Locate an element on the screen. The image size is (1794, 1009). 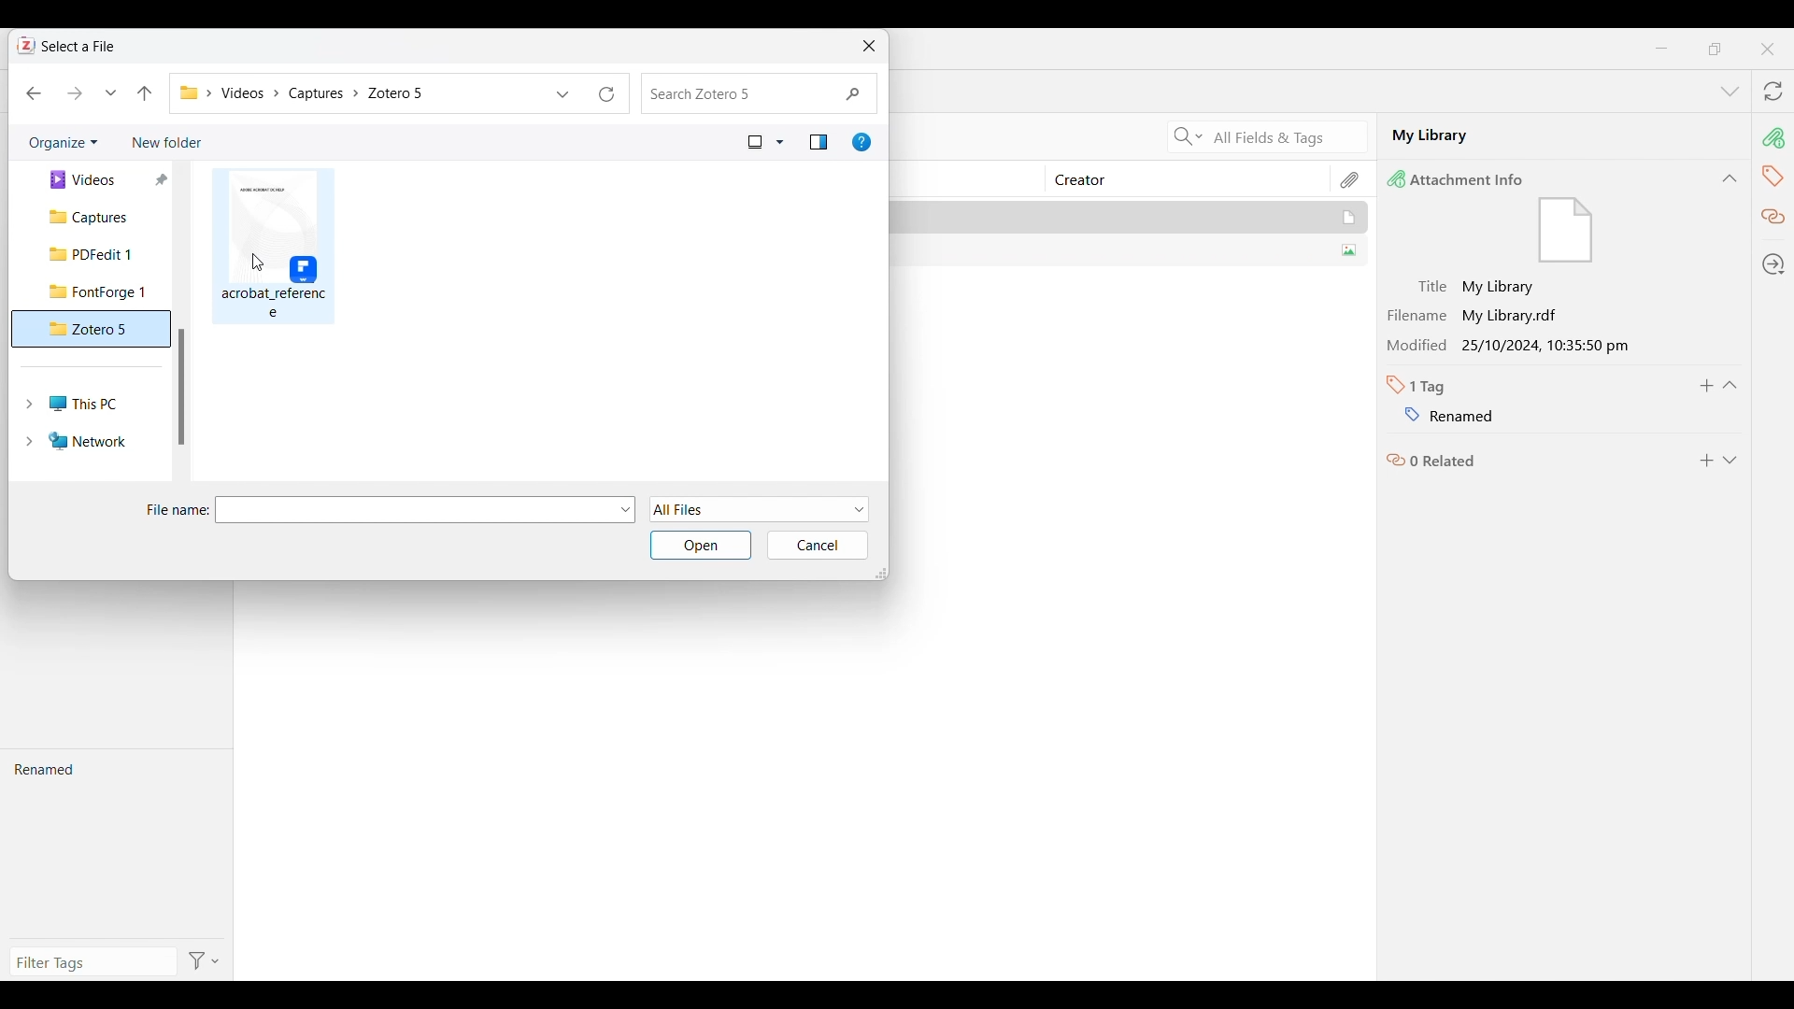
My Library is located at coordinates (1128, 216).